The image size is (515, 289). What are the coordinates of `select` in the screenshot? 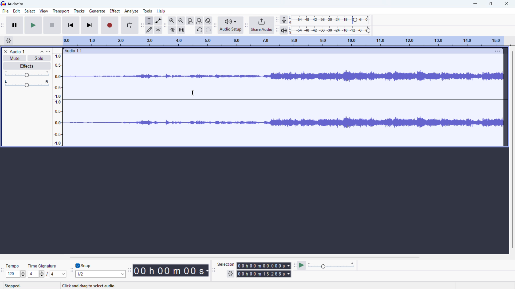 It's located at (30, 11).